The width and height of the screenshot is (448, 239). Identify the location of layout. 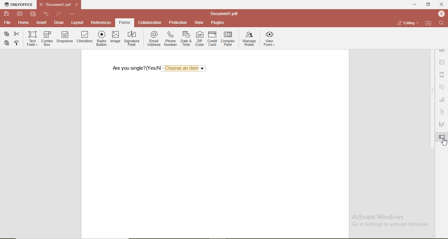
(76, 23).